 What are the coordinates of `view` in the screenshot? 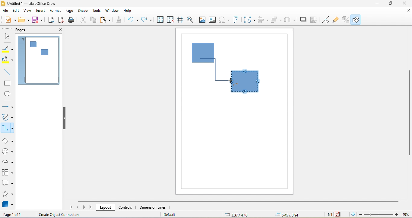 It's located at (28, 11).